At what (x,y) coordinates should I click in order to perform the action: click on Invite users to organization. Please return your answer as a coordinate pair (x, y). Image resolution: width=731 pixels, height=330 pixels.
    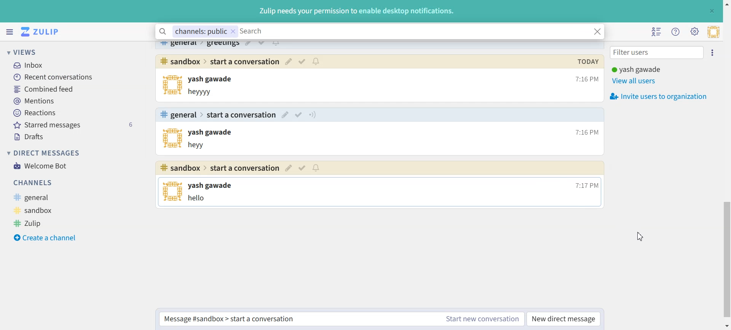
    Looking at the image, I should click on (661, 96).